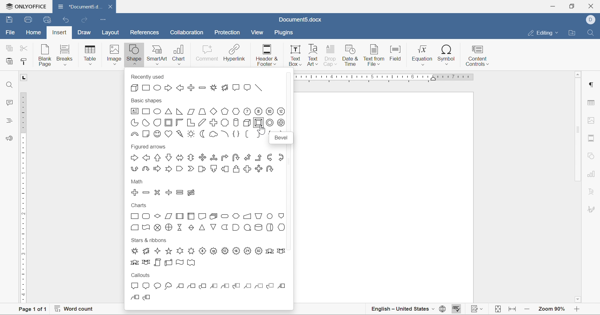 This screenshot has width=600, height=315. Describe the element at coordinates (207, 218) in the screenshot. I see `charts` at that location.